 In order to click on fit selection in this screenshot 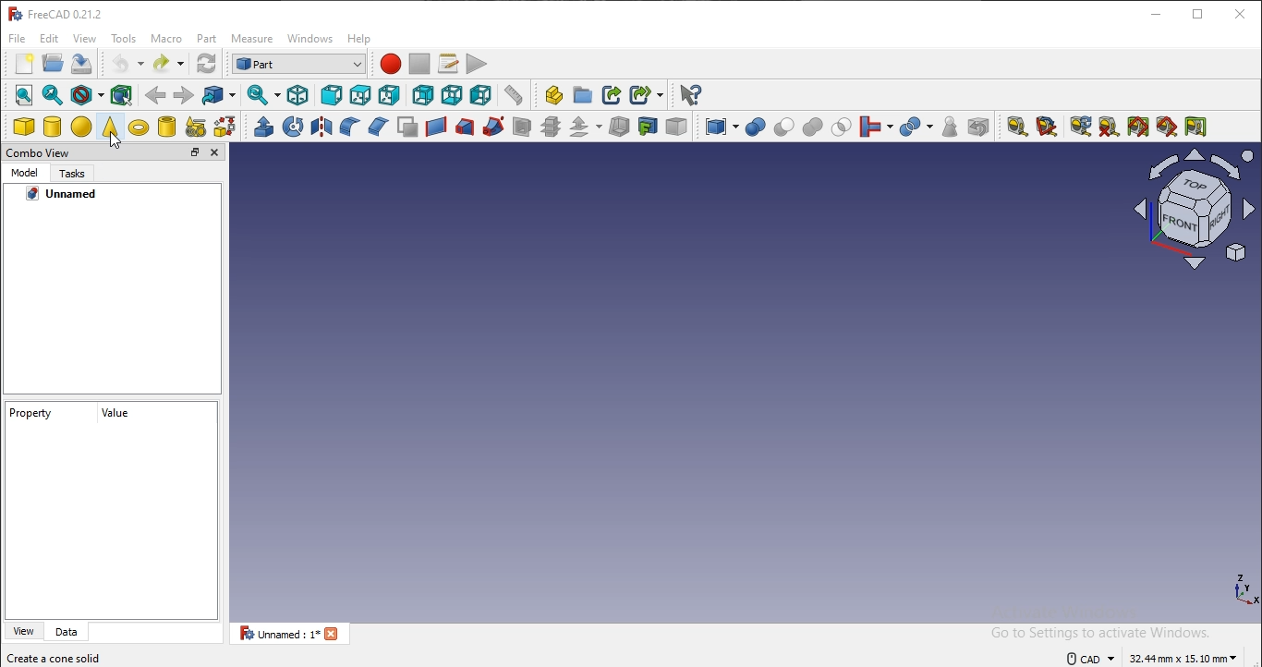, I will do `click(53, 94)`.